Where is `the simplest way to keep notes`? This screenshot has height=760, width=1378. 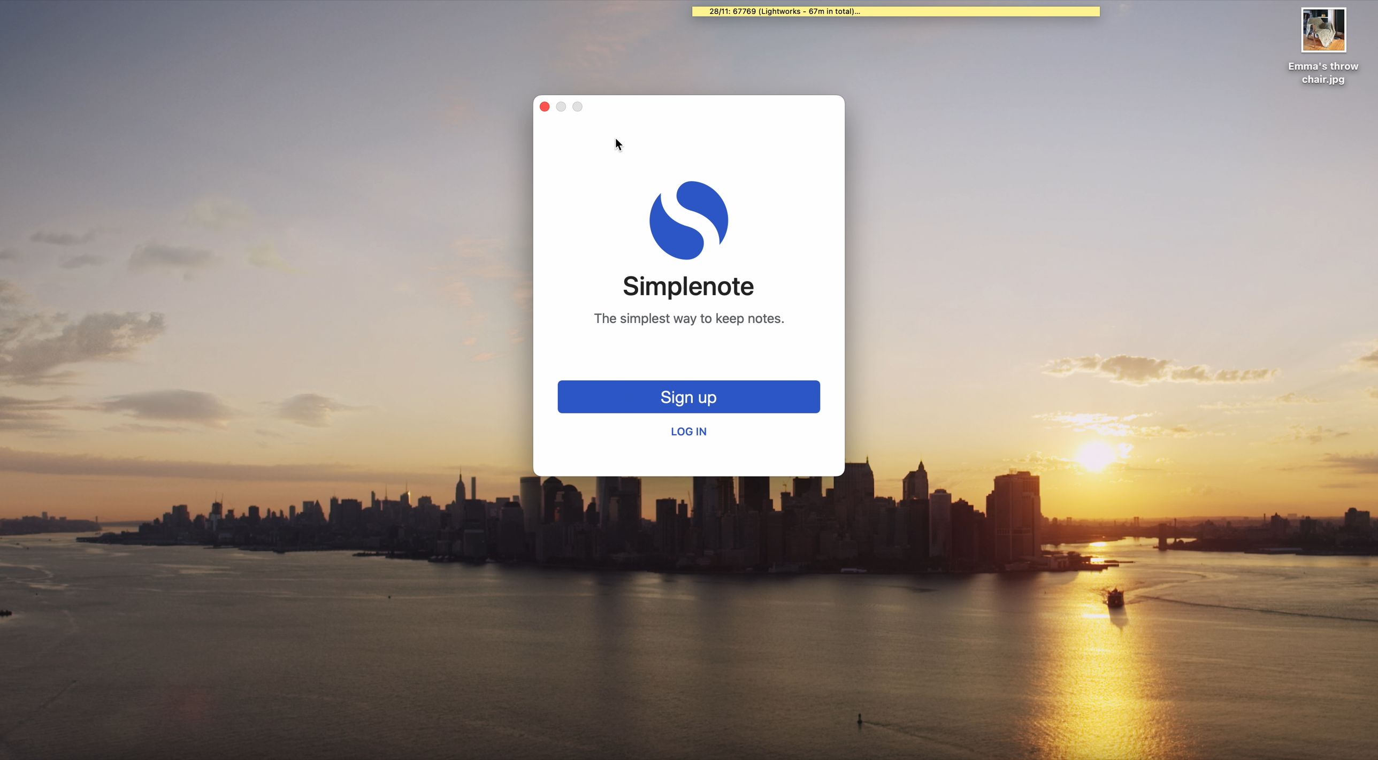
the simplest way to keep notes is located at coordinates (688, 319).